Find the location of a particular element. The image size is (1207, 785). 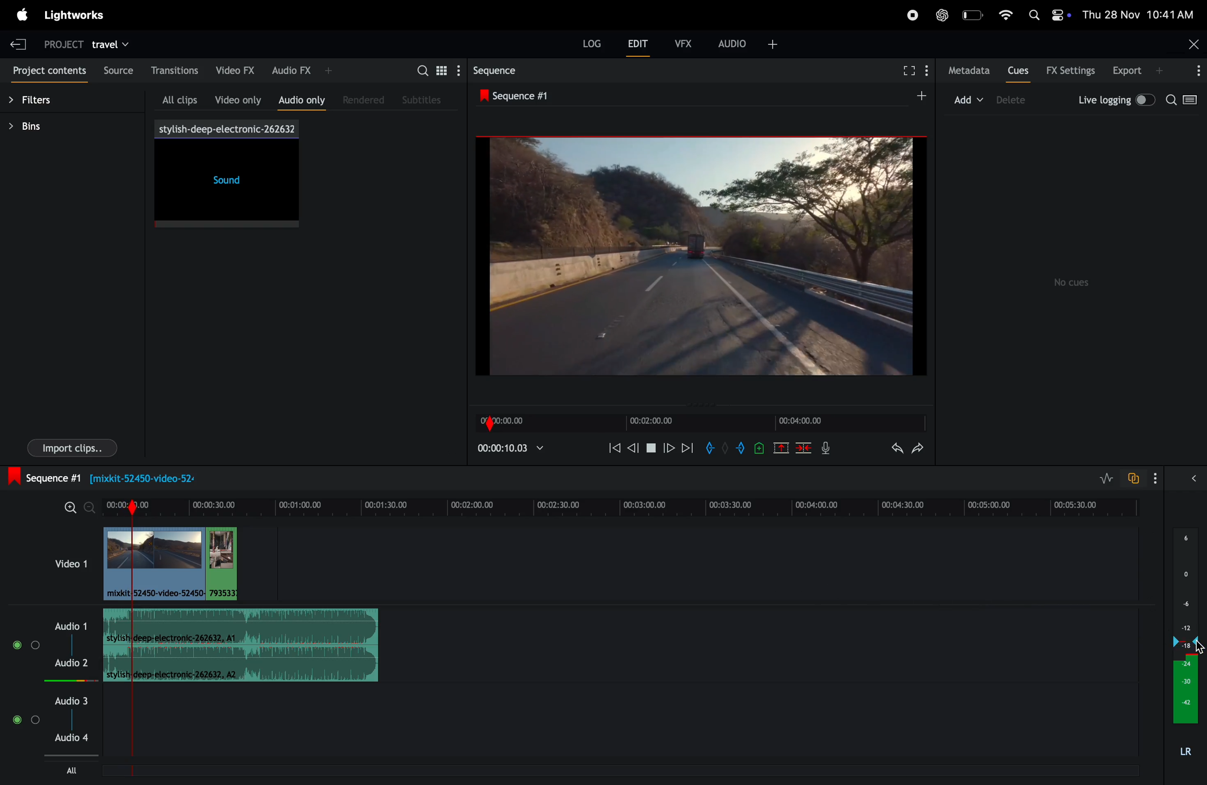

Solo track is located at coordinates (40, 647).